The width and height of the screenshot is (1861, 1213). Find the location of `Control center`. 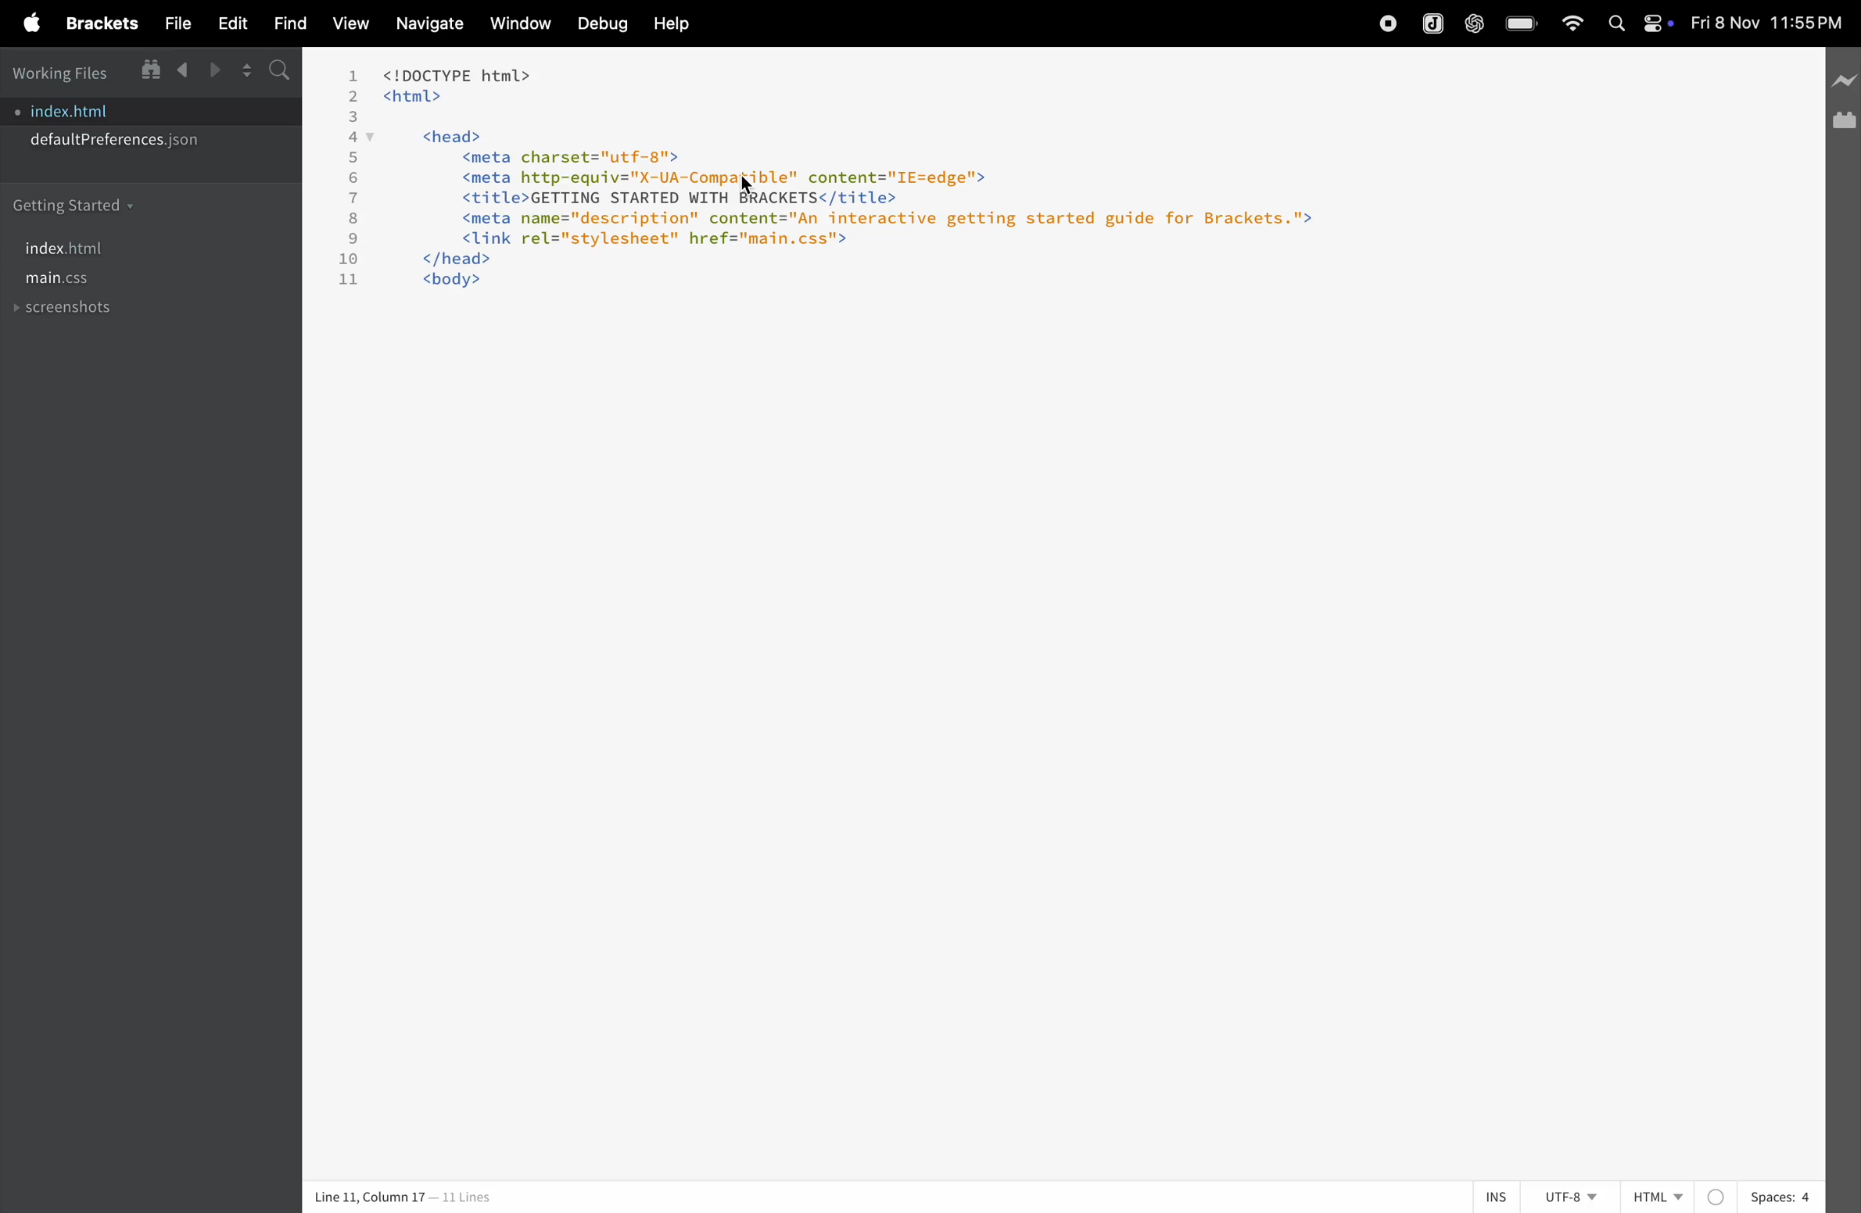

Control center is located at coordinates (1657, 26).